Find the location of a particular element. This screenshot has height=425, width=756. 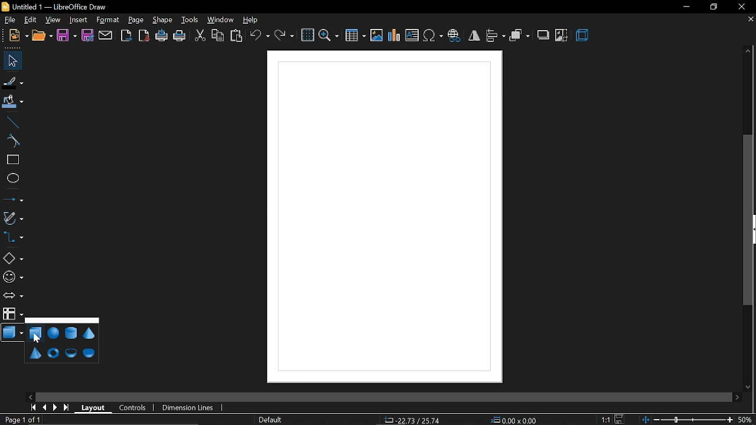

lines and arrow is located at coordinates (13, 199).